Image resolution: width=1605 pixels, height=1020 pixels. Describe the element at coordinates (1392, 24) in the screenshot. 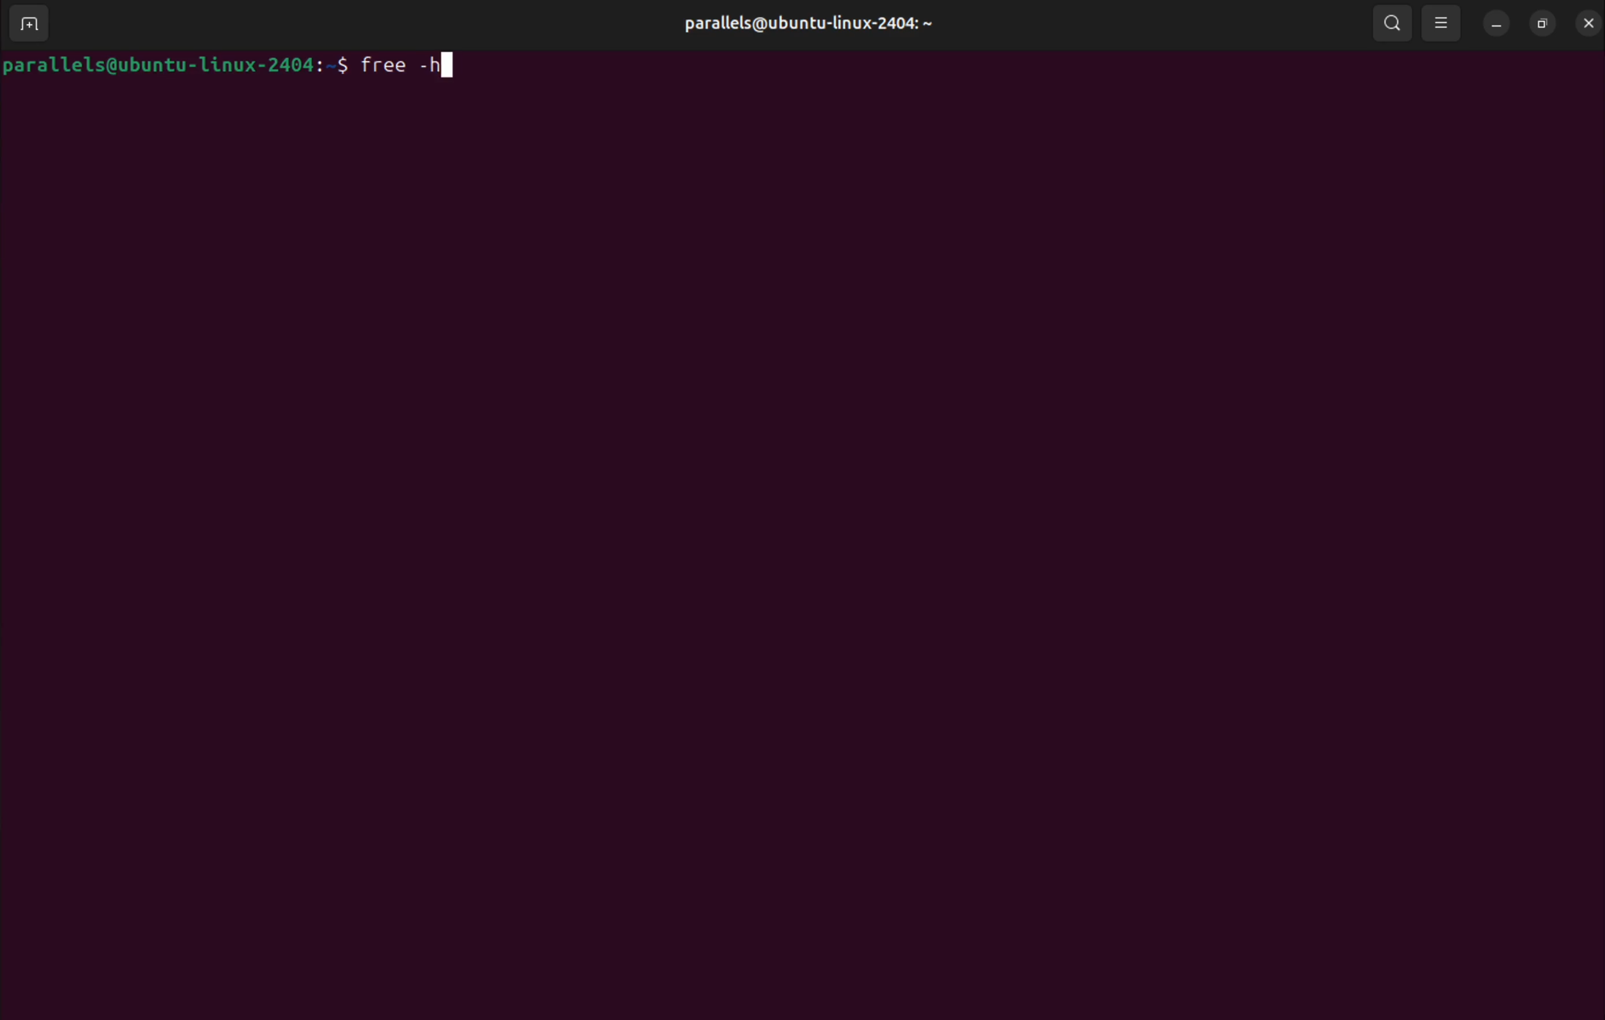

I see `search` at that location.